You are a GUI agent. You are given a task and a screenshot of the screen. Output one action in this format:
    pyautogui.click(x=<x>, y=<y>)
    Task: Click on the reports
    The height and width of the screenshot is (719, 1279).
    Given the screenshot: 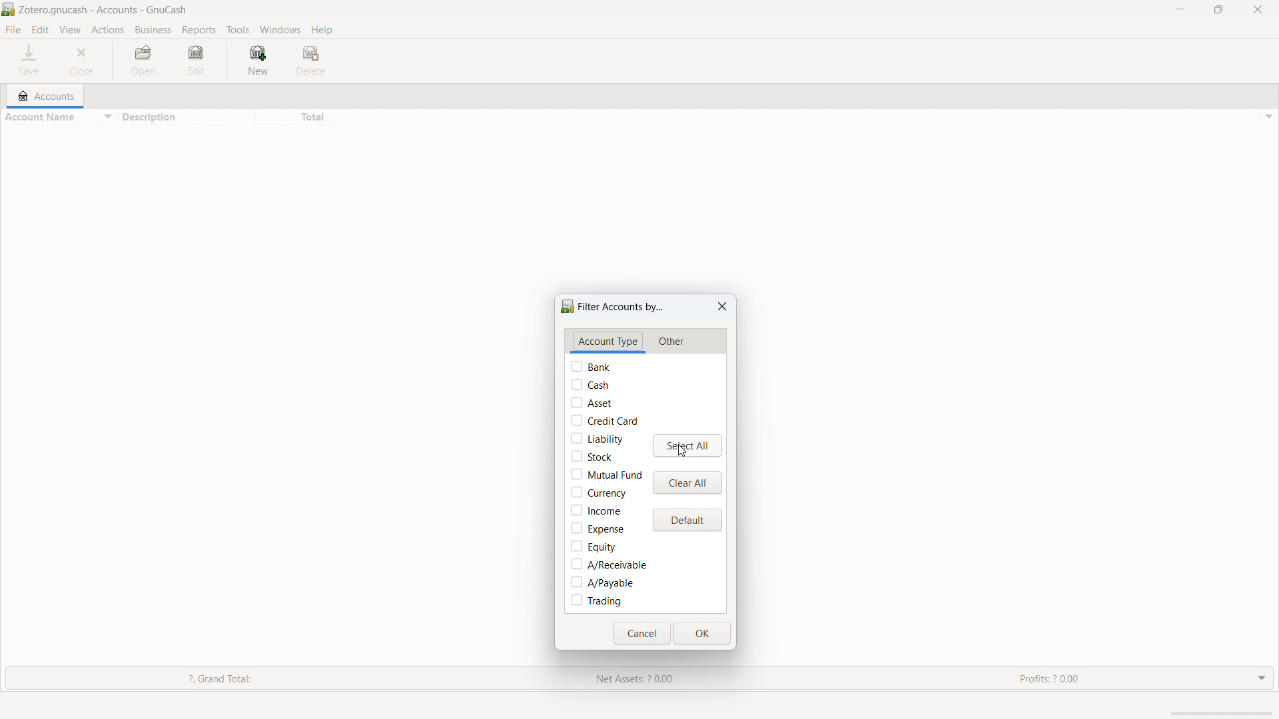 What is the action you would take?
    pyautogui.click(x=199, y=30)
    